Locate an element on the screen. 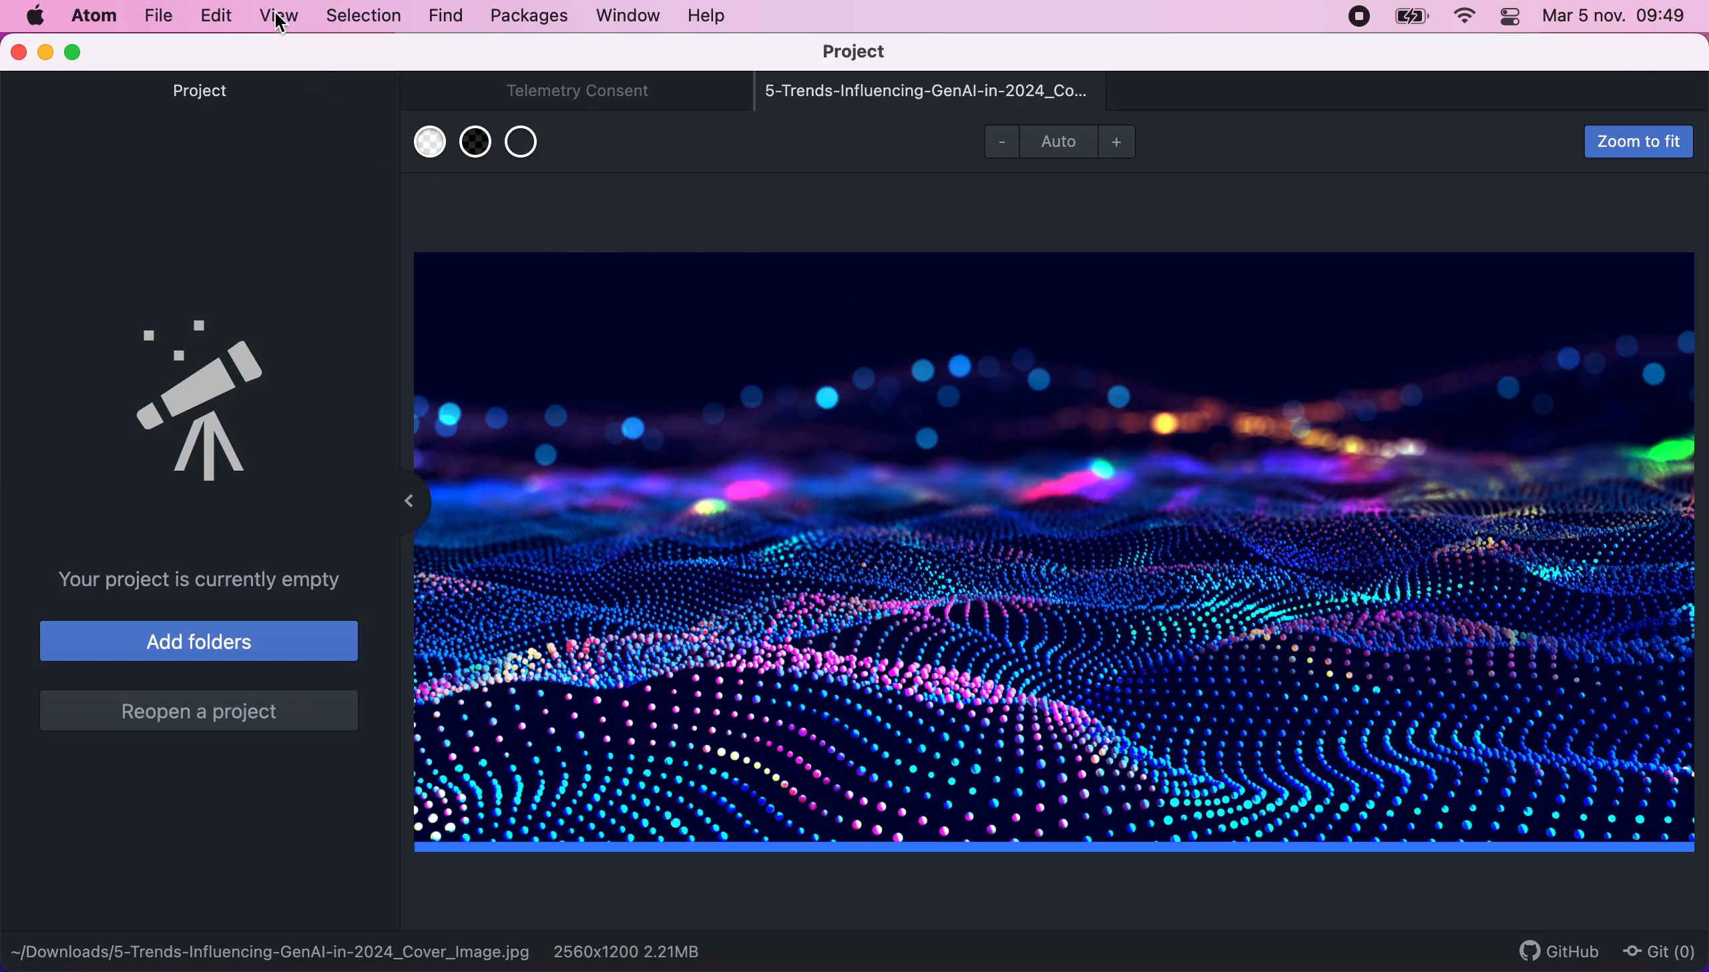  mac logo is located at coordinates (36, 15).